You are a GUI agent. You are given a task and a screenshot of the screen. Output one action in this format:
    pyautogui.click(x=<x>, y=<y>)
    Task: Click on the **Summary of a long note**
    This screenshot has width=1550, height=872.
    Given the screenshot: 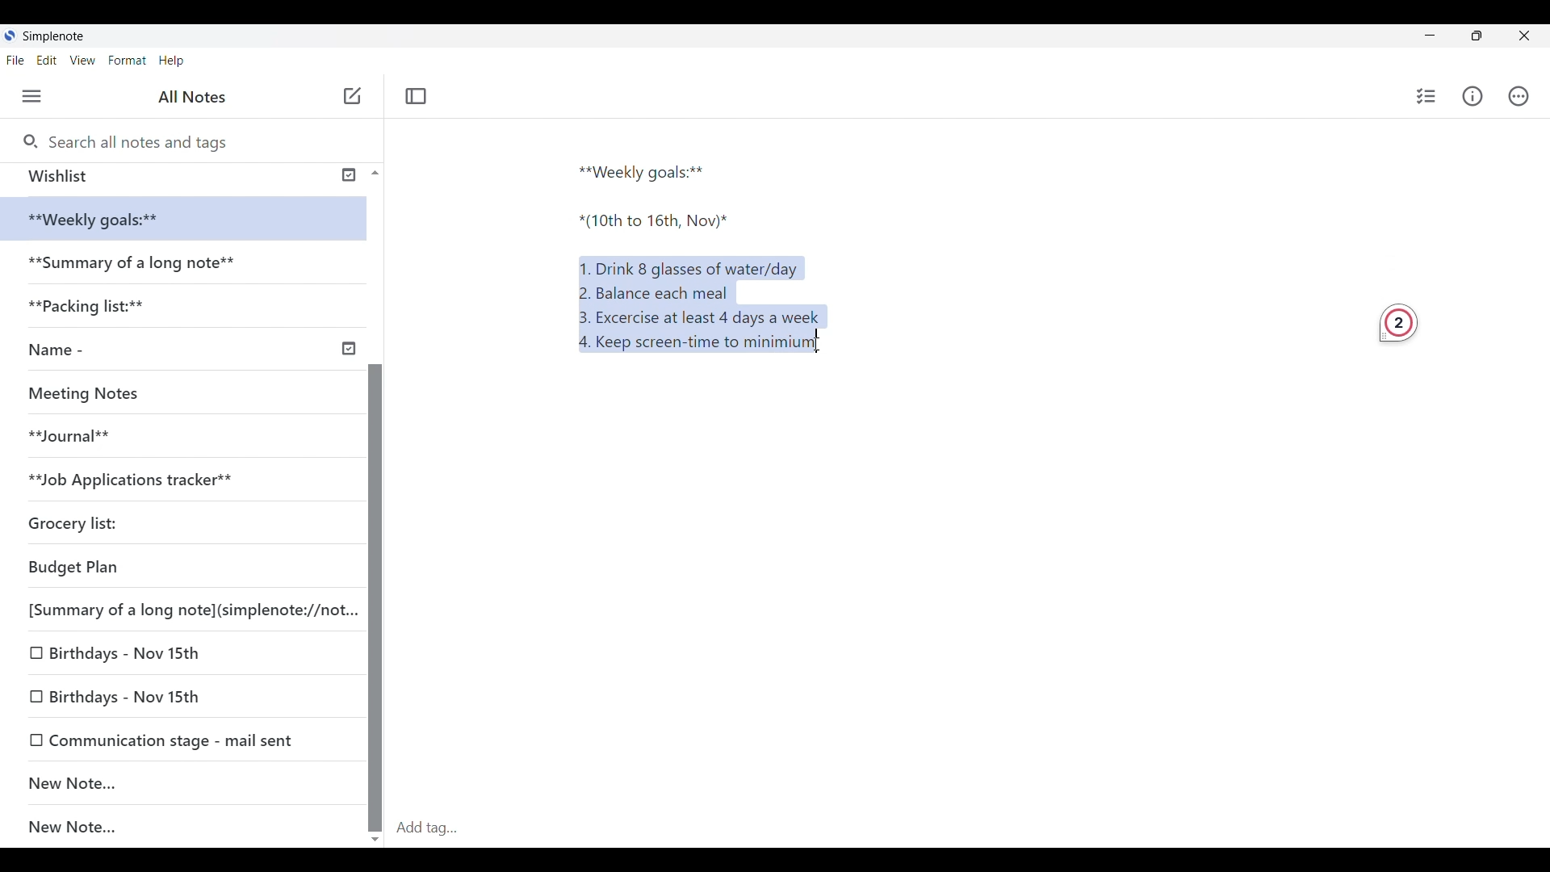 What is the action you would take?
    pyautogui.click(x=136, y=266)
    